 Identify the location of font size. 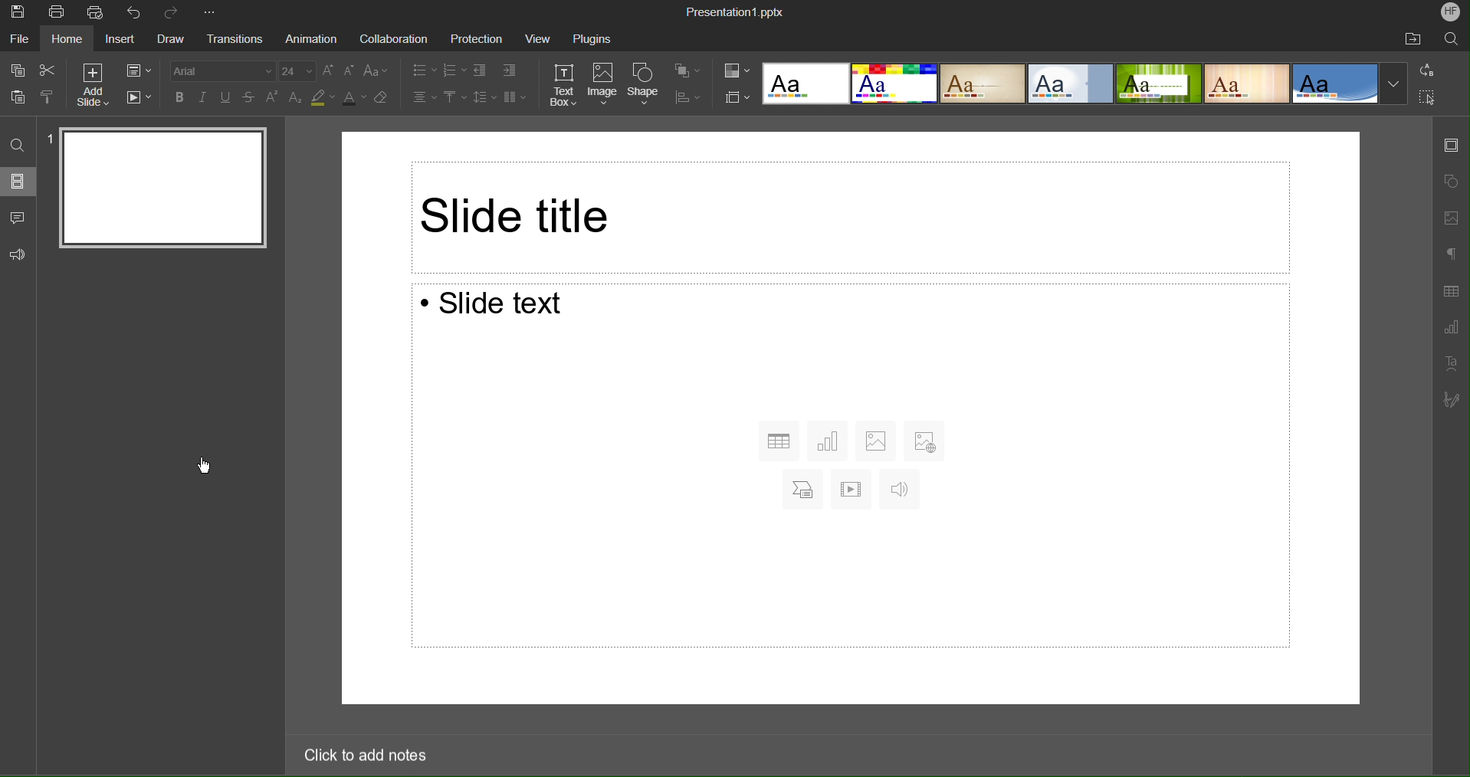
(297, 71).